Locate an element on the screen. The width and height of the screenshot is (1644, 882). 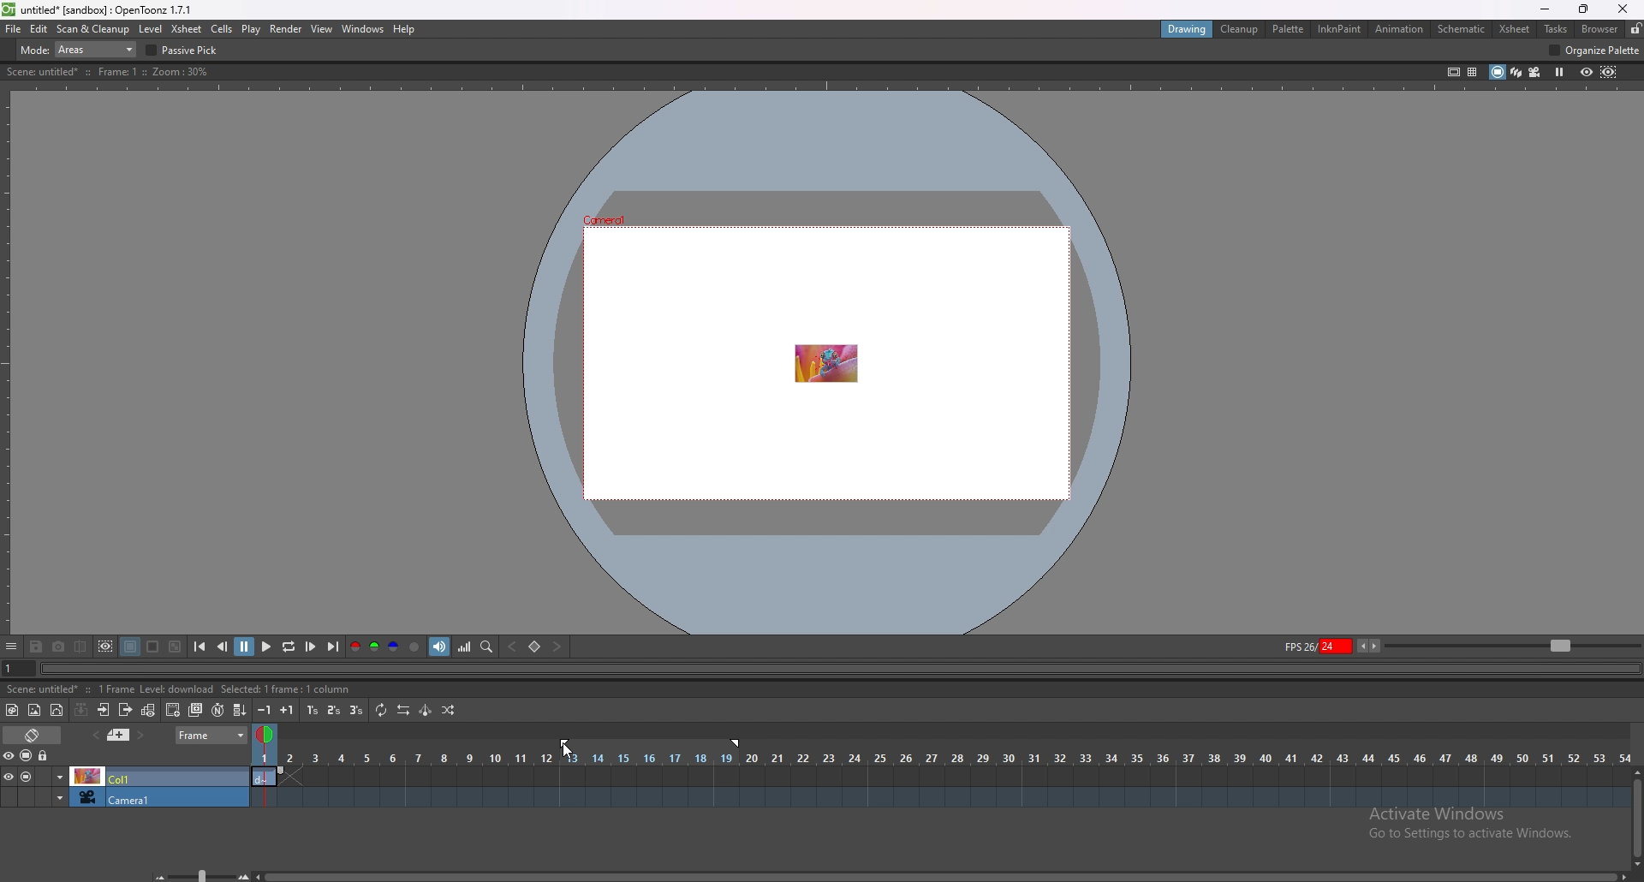
cursor is located at coordinates (563, 753).